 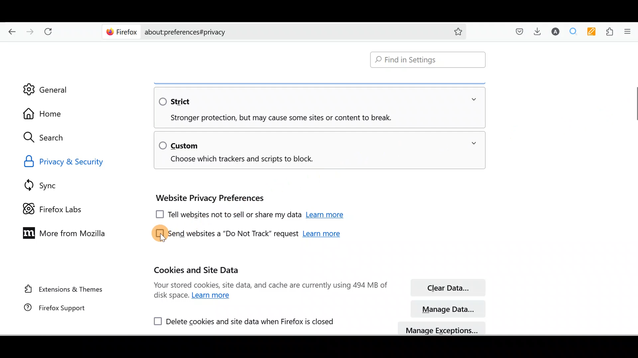 What do you see at coordinates (10, 30) in the screenshot?
I see `Go back one page` at bounding box center [10, 30].